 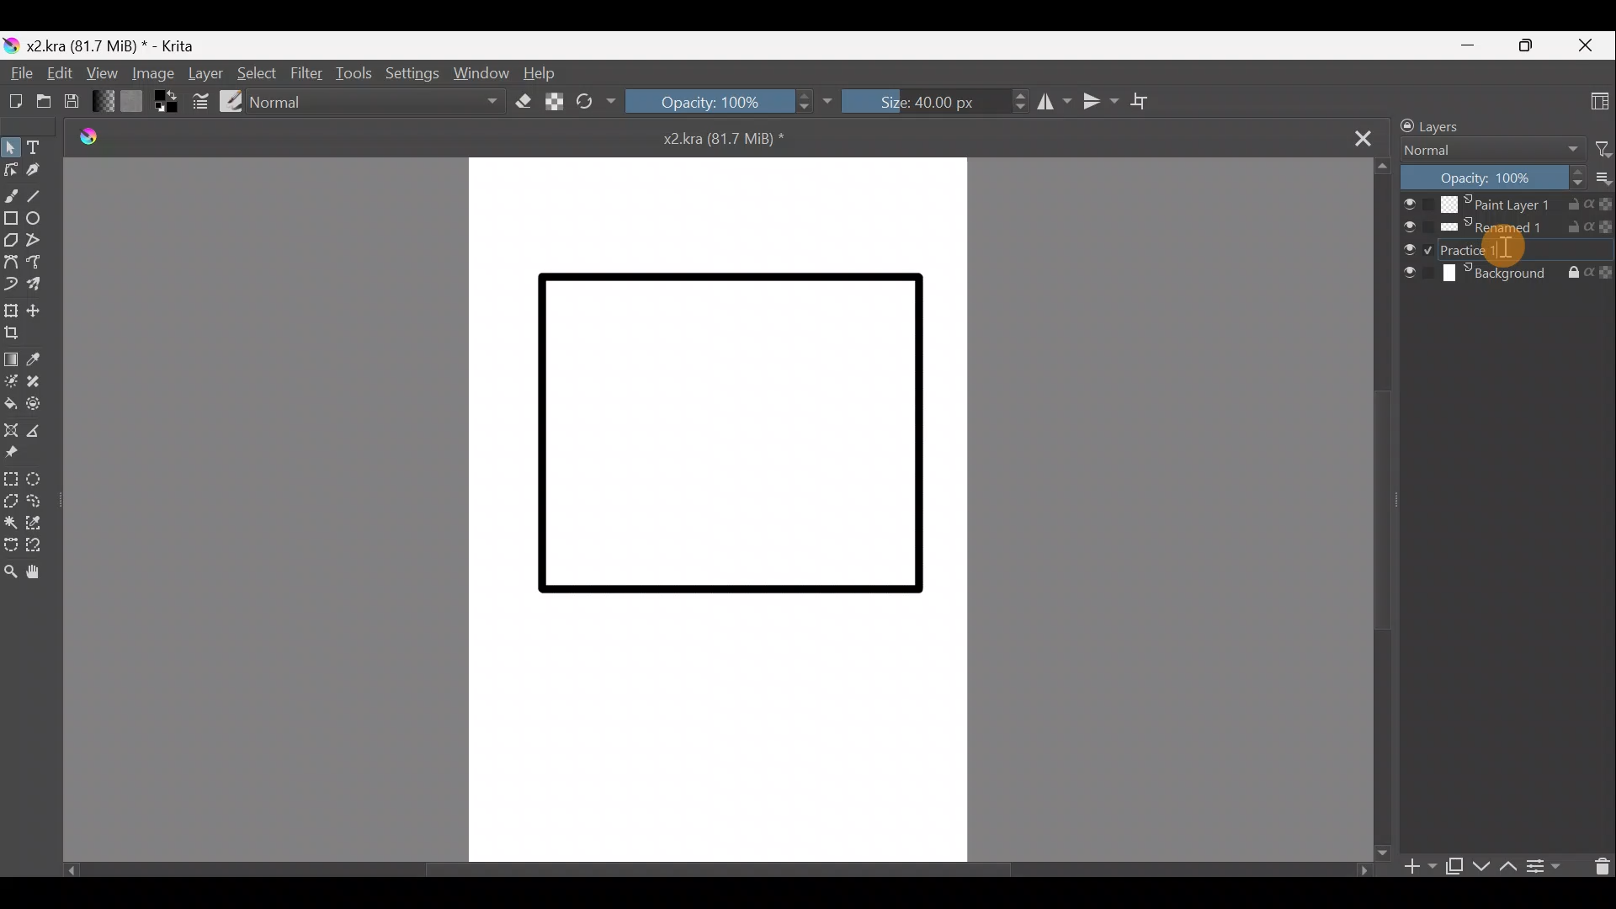 I want to click on Move a layer, so click(x=43, y=310).